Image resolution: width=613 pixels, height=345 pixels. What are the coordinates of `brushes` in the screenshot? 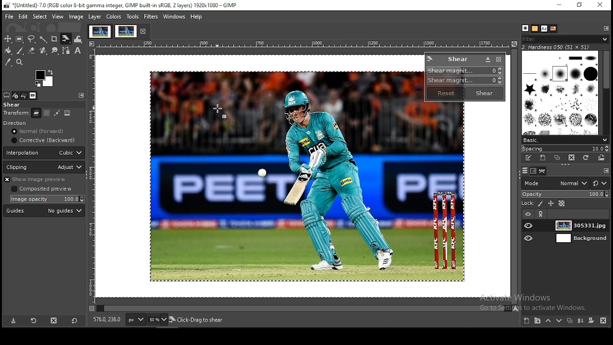 It's located at (534, 29).